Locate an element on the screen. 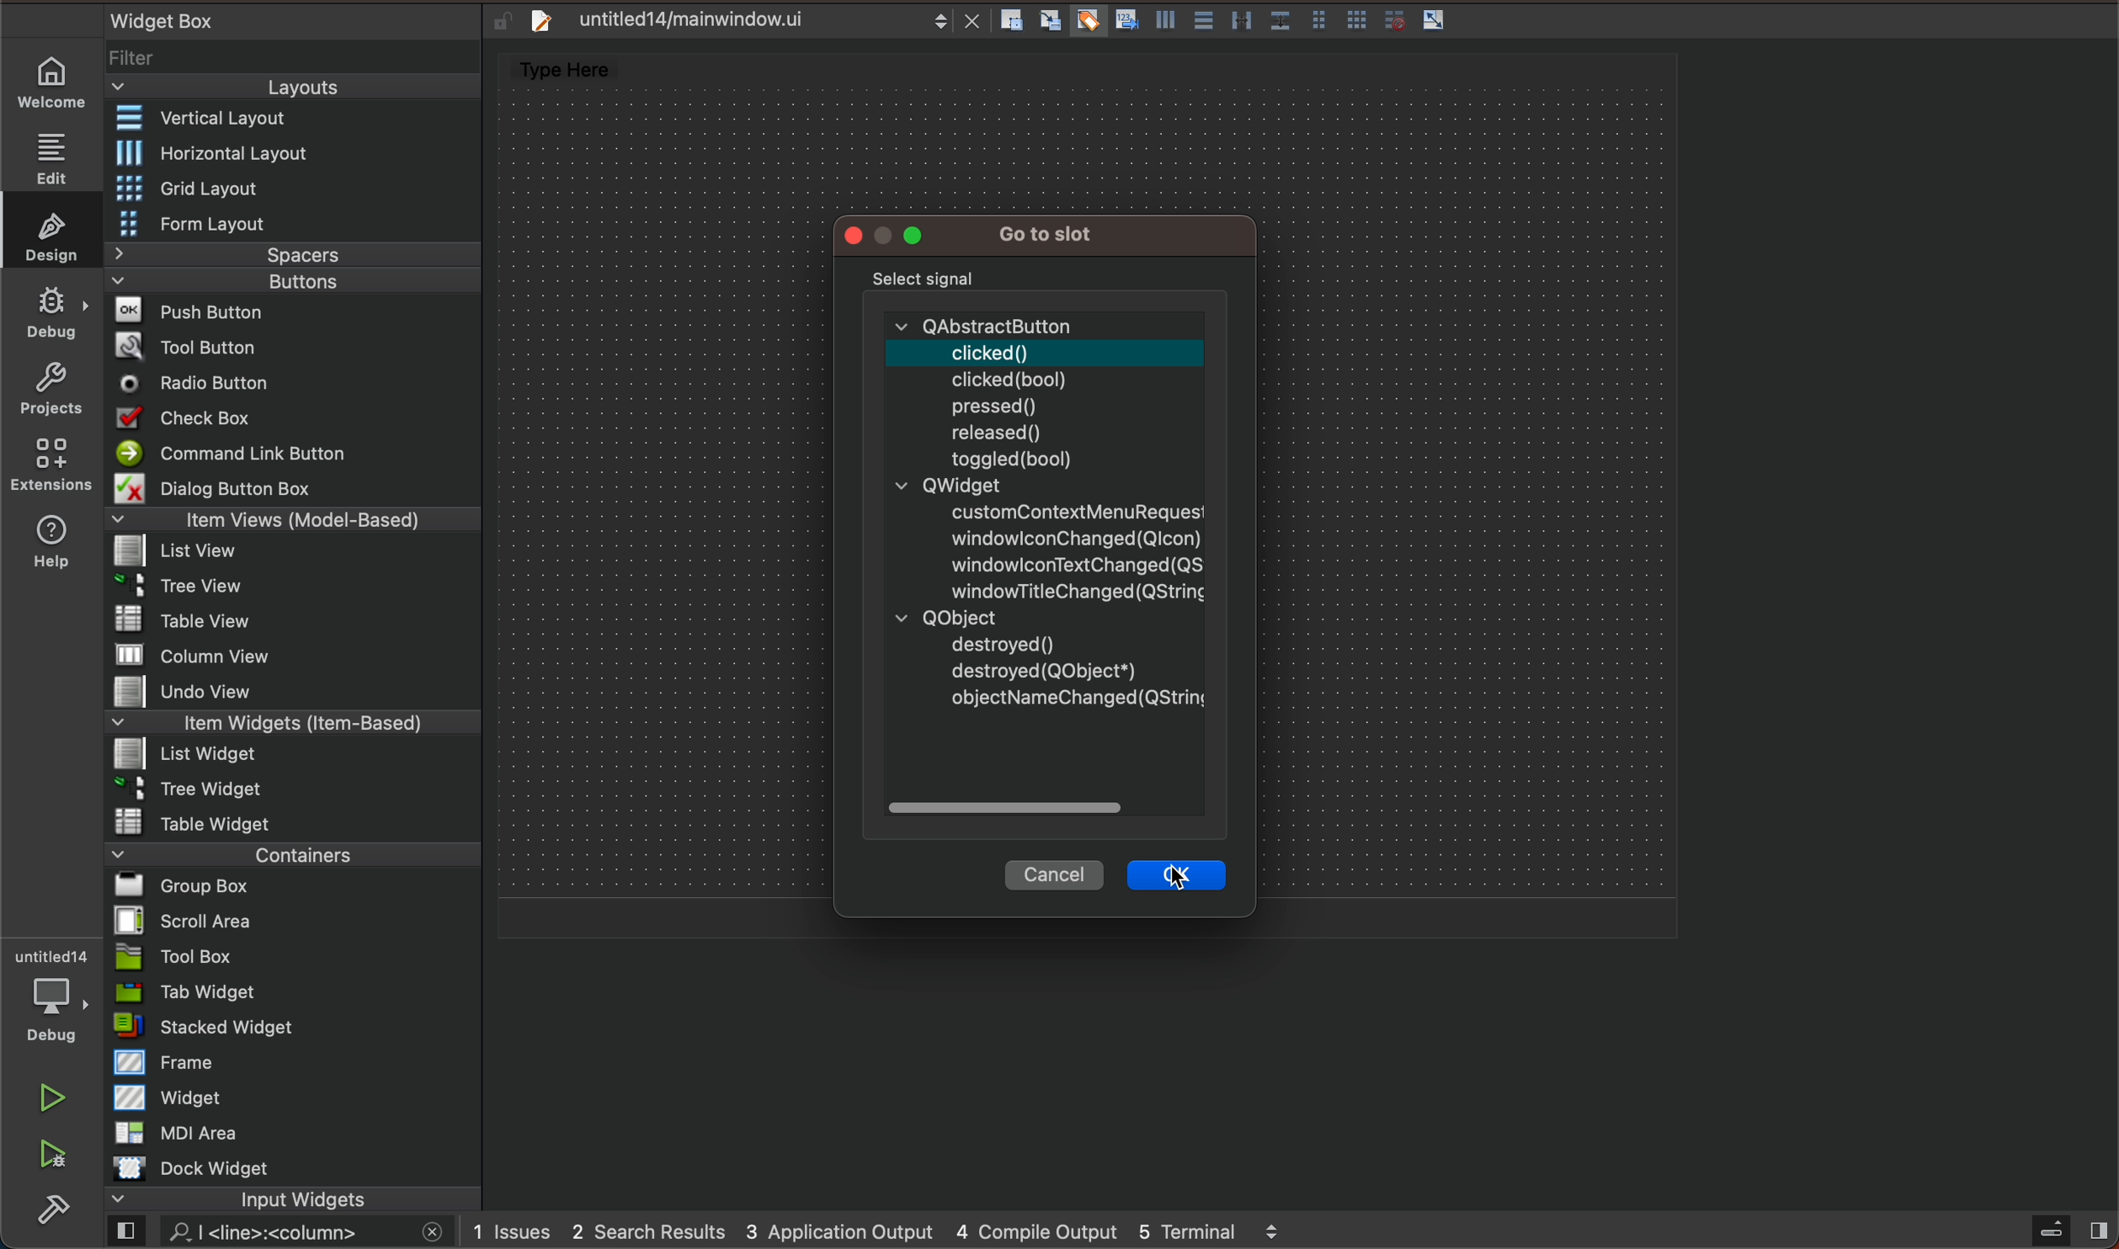 The width and height of the screenshot is (2119, 1249). ok is located at coordinates (1174, 876).